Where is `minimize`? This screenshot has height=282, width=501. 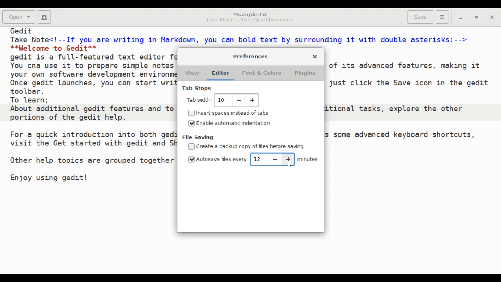
minimize is located at coordinates (461, 18).